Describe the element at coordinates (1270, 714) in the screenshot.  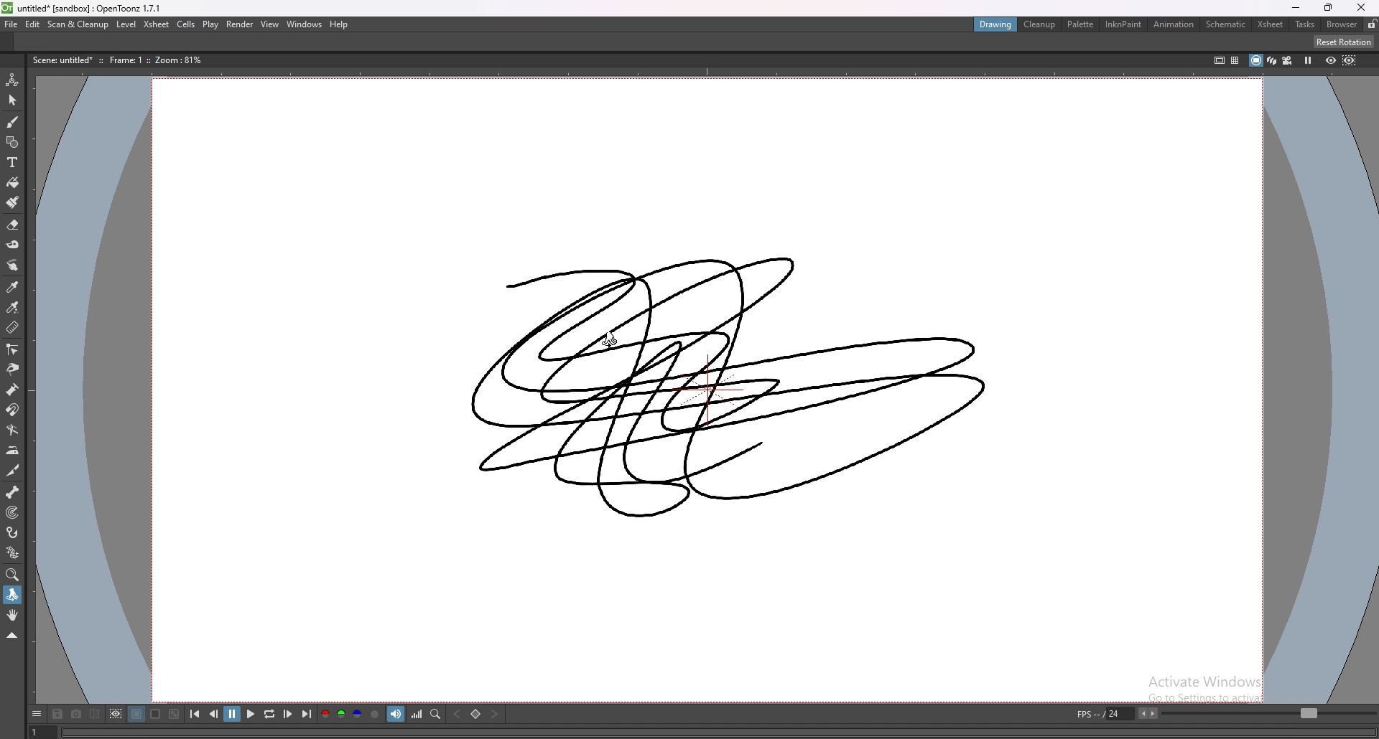
I see `fps bar` at that location.